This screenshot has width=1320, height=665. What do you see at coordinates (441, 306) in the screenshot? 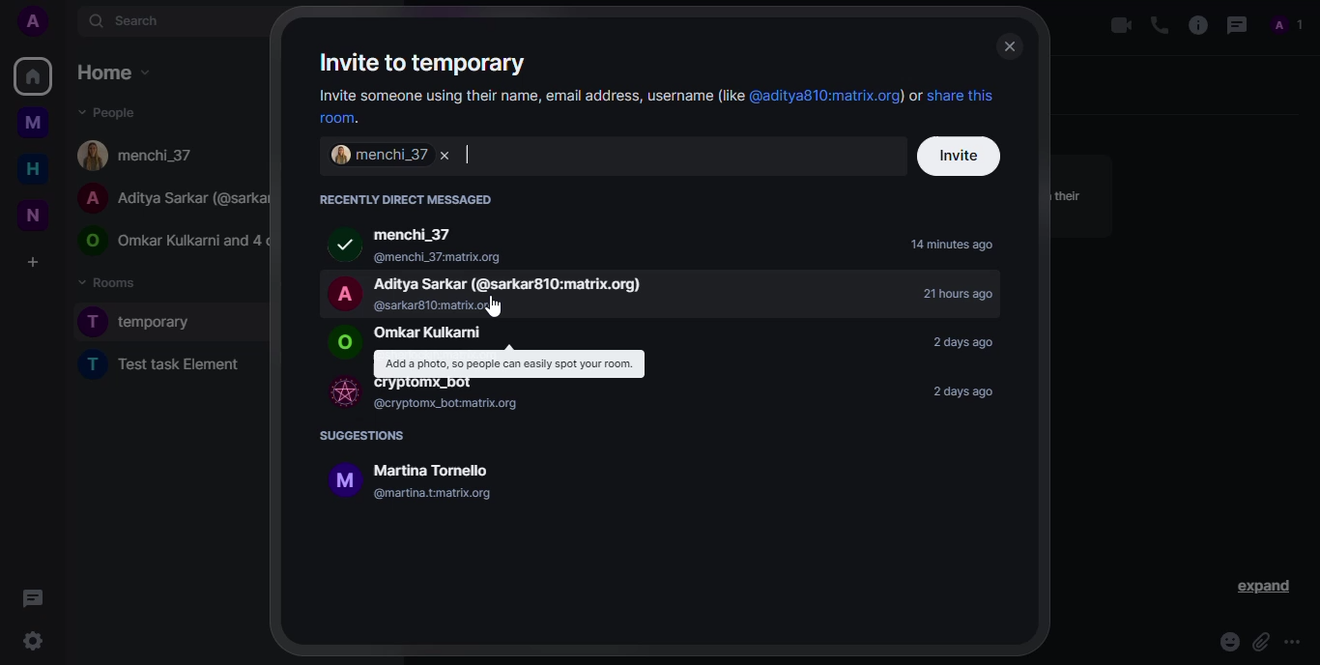
I see `(@sarkarg10:matrix.org` at bounding box center [441, 306].